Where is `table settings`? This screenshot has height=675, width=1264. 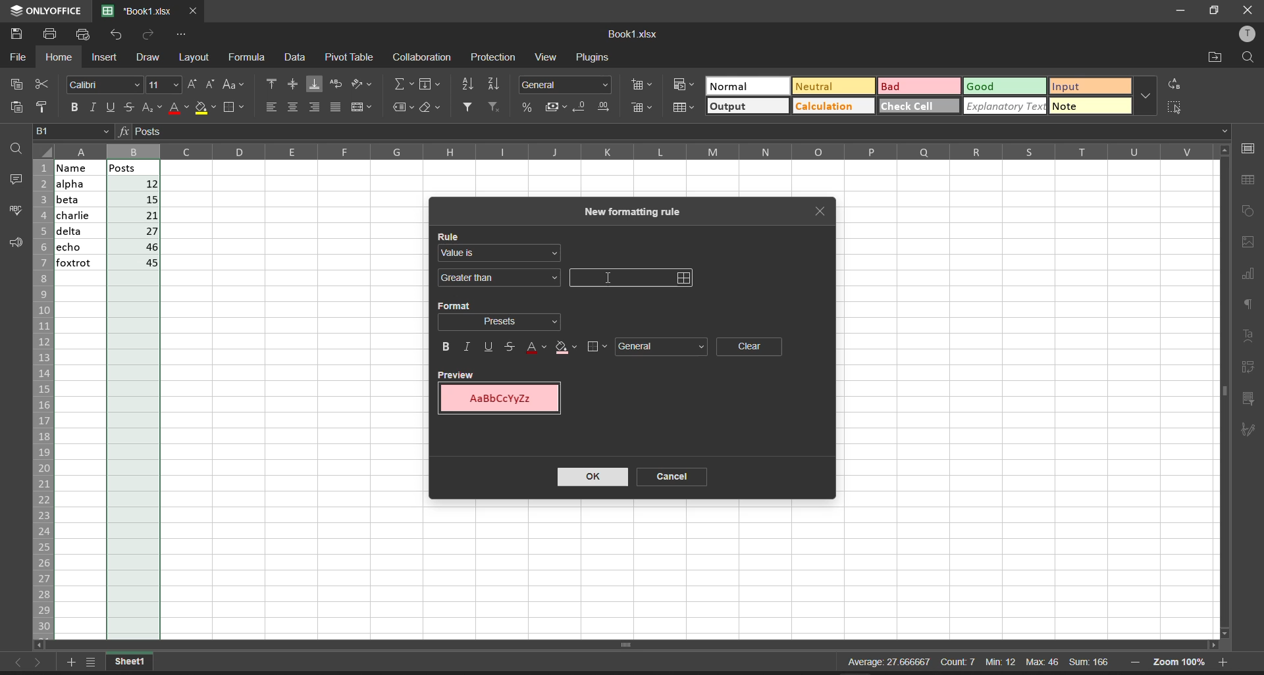
table settings is located at coordinates (1251, 180).